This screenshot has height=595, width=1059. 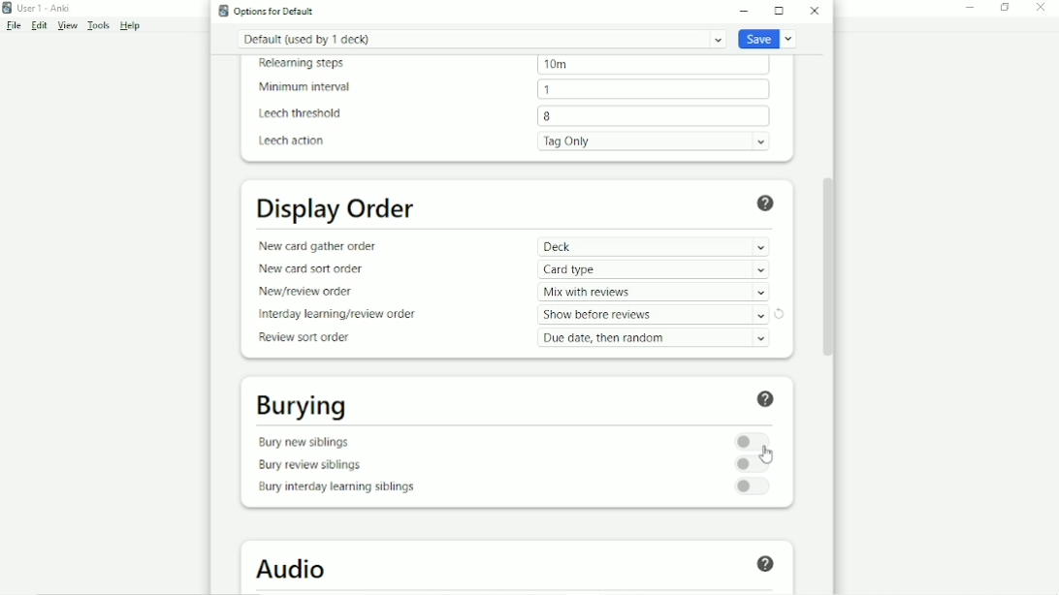 What do you see at coordinates (550, 117) in the screenshot?
I see `8` at bounding box center [550, 117].